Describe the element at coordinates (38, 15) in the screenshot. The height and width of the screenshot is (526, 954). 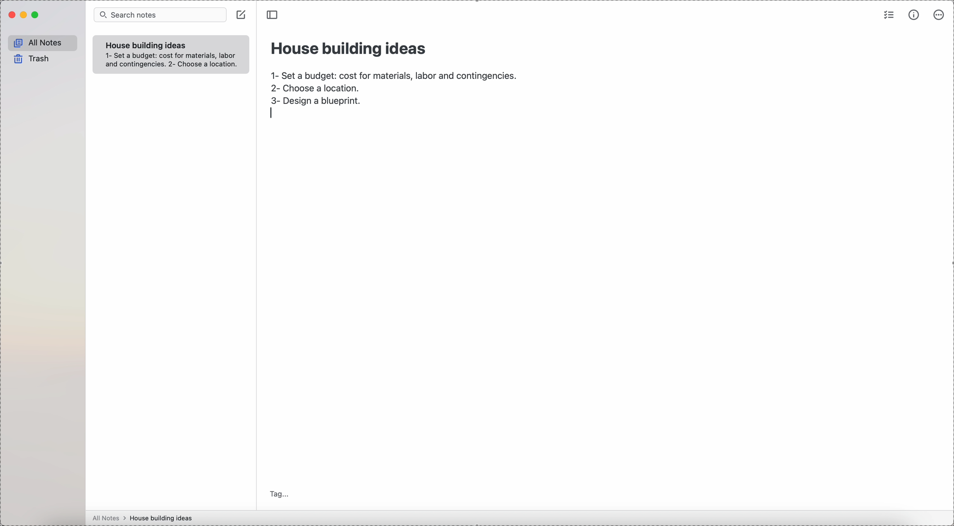
I see `maximize Simplenote` at that location.